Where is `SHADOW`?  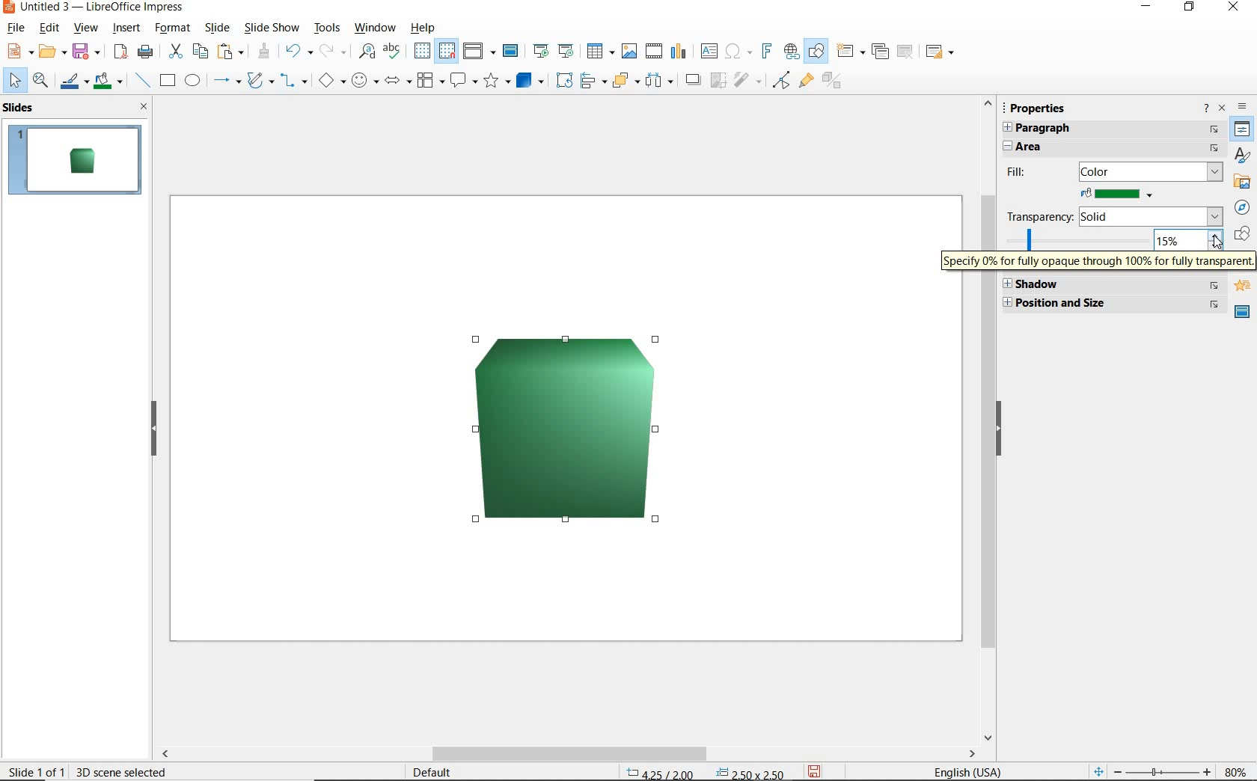 SHADOW is located at coordinates (695, 82).